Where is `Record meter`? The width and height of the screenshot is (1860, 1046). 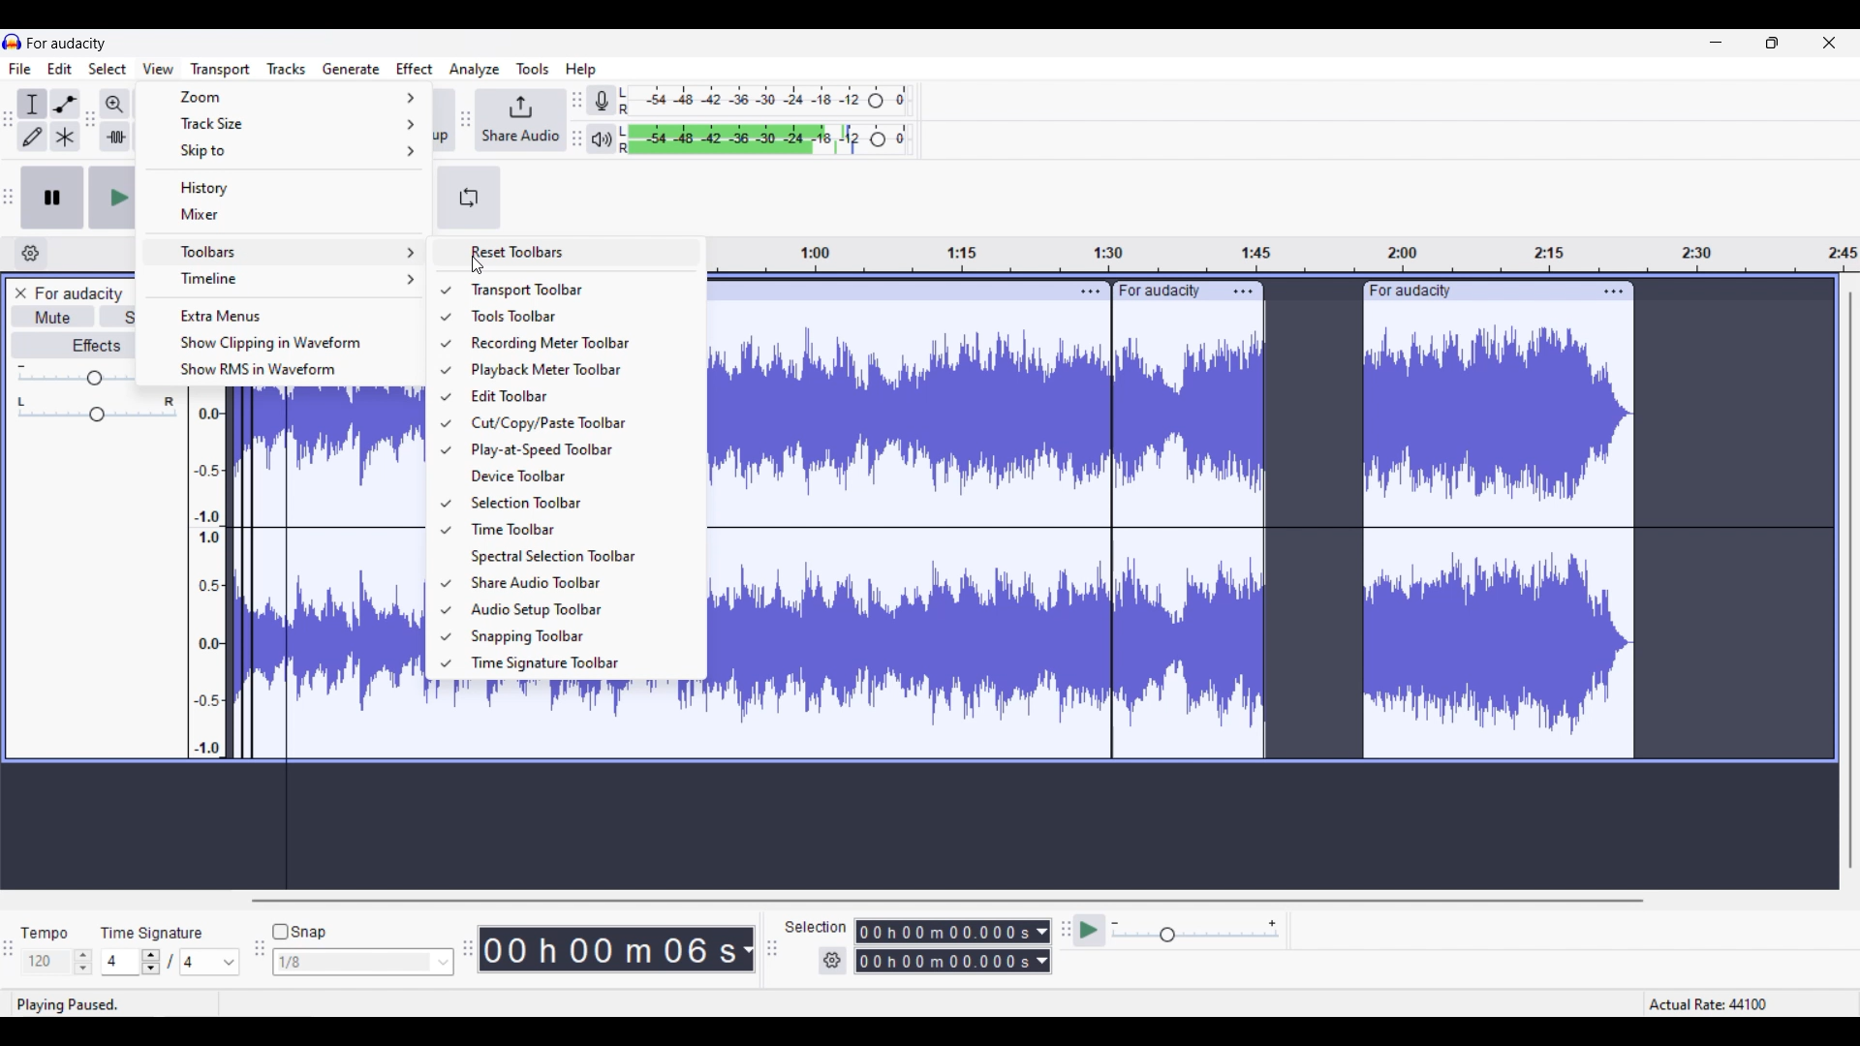
Record meter is located at coordinates (602, 100).